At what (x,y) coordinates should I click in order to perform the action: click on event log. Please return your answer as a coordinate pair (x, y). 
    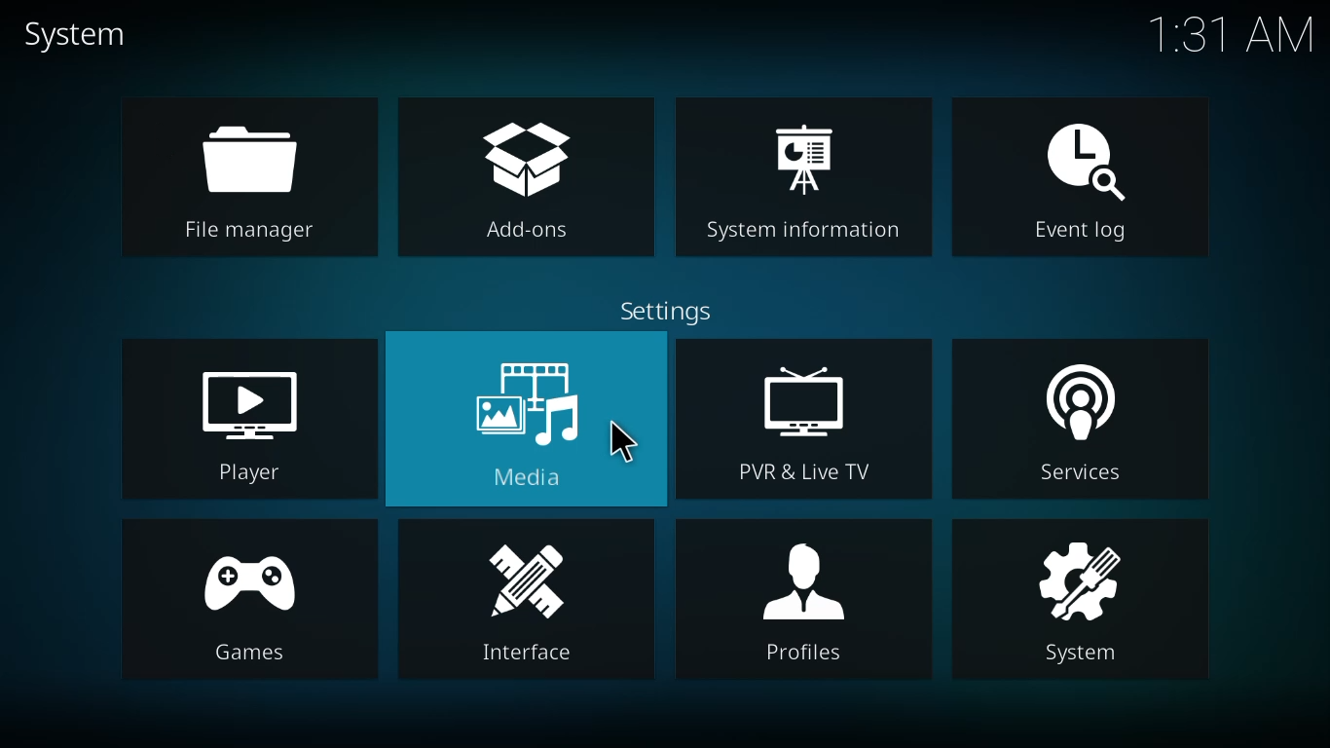
    Looking at the image, I should click on (1085, 174).